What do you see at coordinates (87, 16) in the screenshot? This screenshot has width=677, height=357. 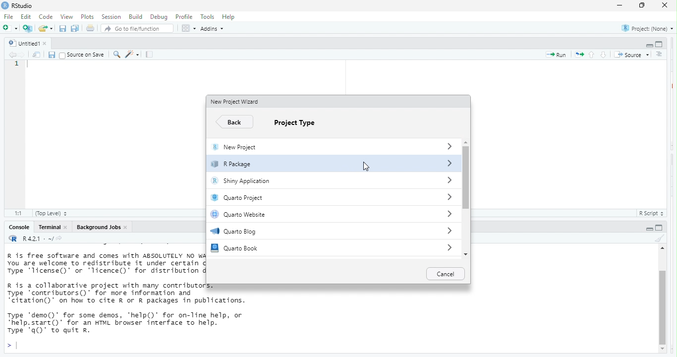 I see `Plots` at bounding box center [87, 16].